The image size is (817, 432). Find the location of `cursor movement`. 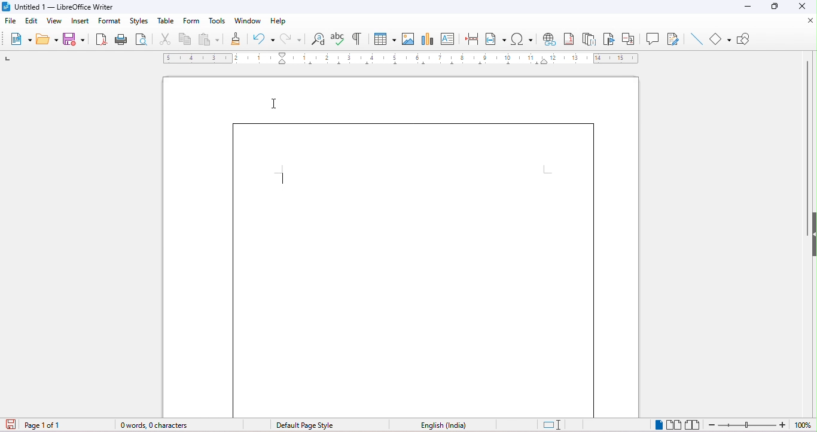

cursor movement is located at coordinates (275, 102).